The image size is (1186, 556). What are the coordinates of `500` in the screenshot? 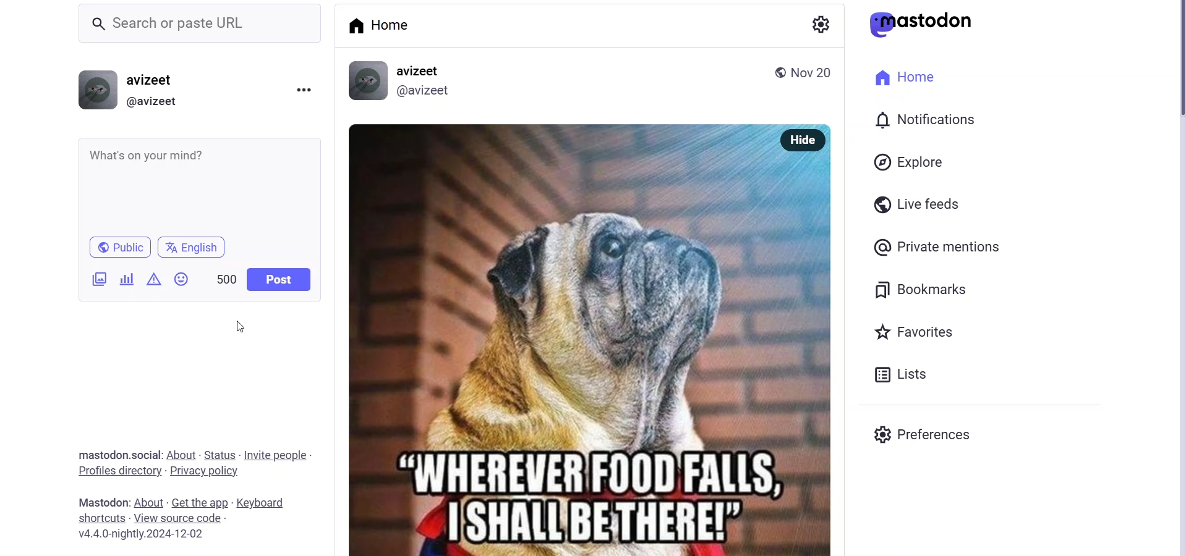 It's located at (221, 276).